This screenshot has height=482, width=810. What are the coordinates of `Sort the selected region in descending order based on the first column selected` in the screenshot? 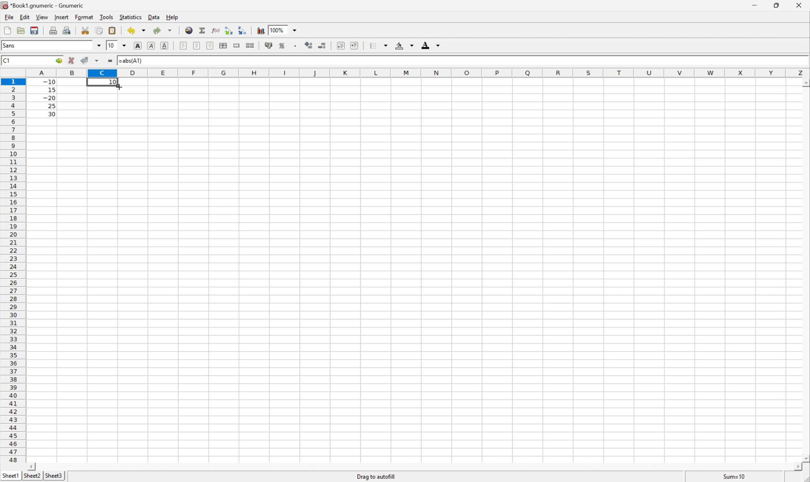 It's located at (242, 30).